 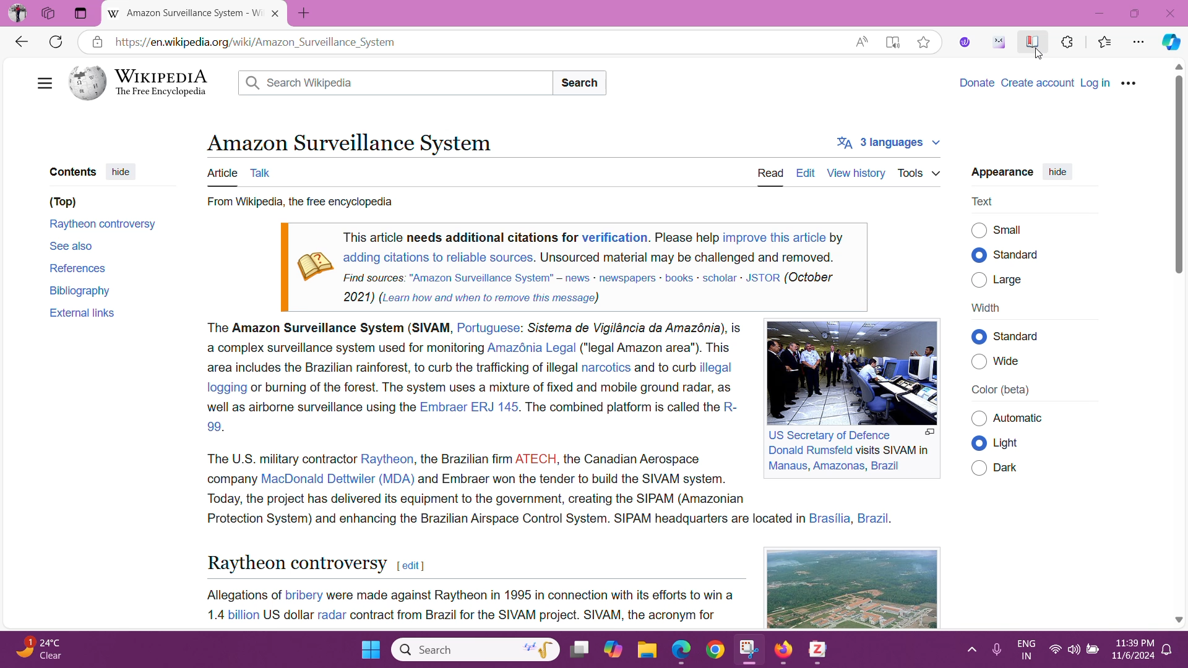 What do you see at coordinates (104, 226) in the screenshot?
I see `Raytheon controversy` at bounding box center [104, 226].